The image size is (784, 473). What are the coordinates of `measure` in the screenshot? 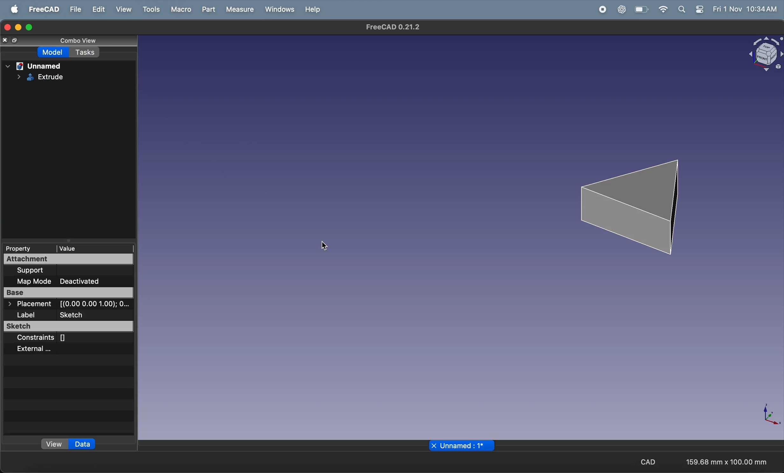 It's located at (241, 10).